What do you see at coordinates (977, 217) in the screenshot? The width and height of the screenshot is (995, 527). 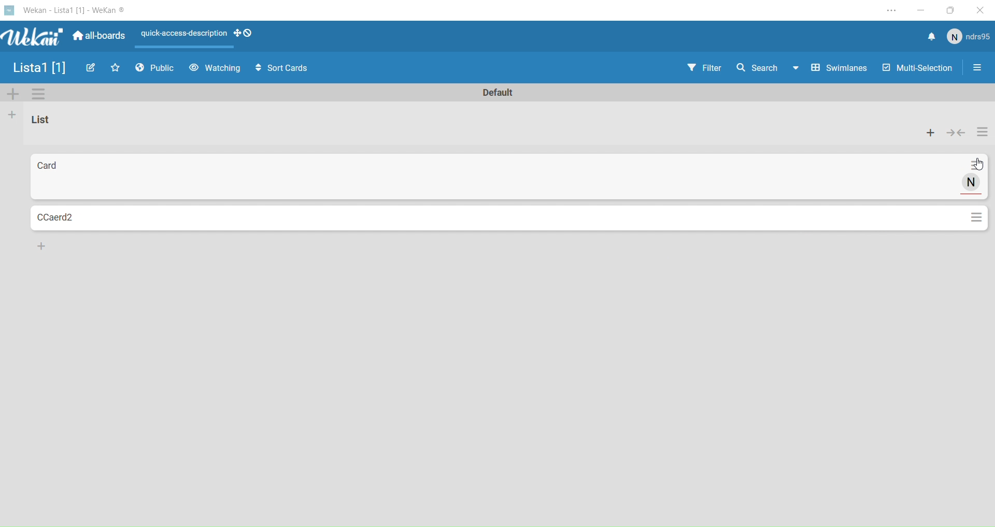 I see `Settings` at bounding box center [977, 217].